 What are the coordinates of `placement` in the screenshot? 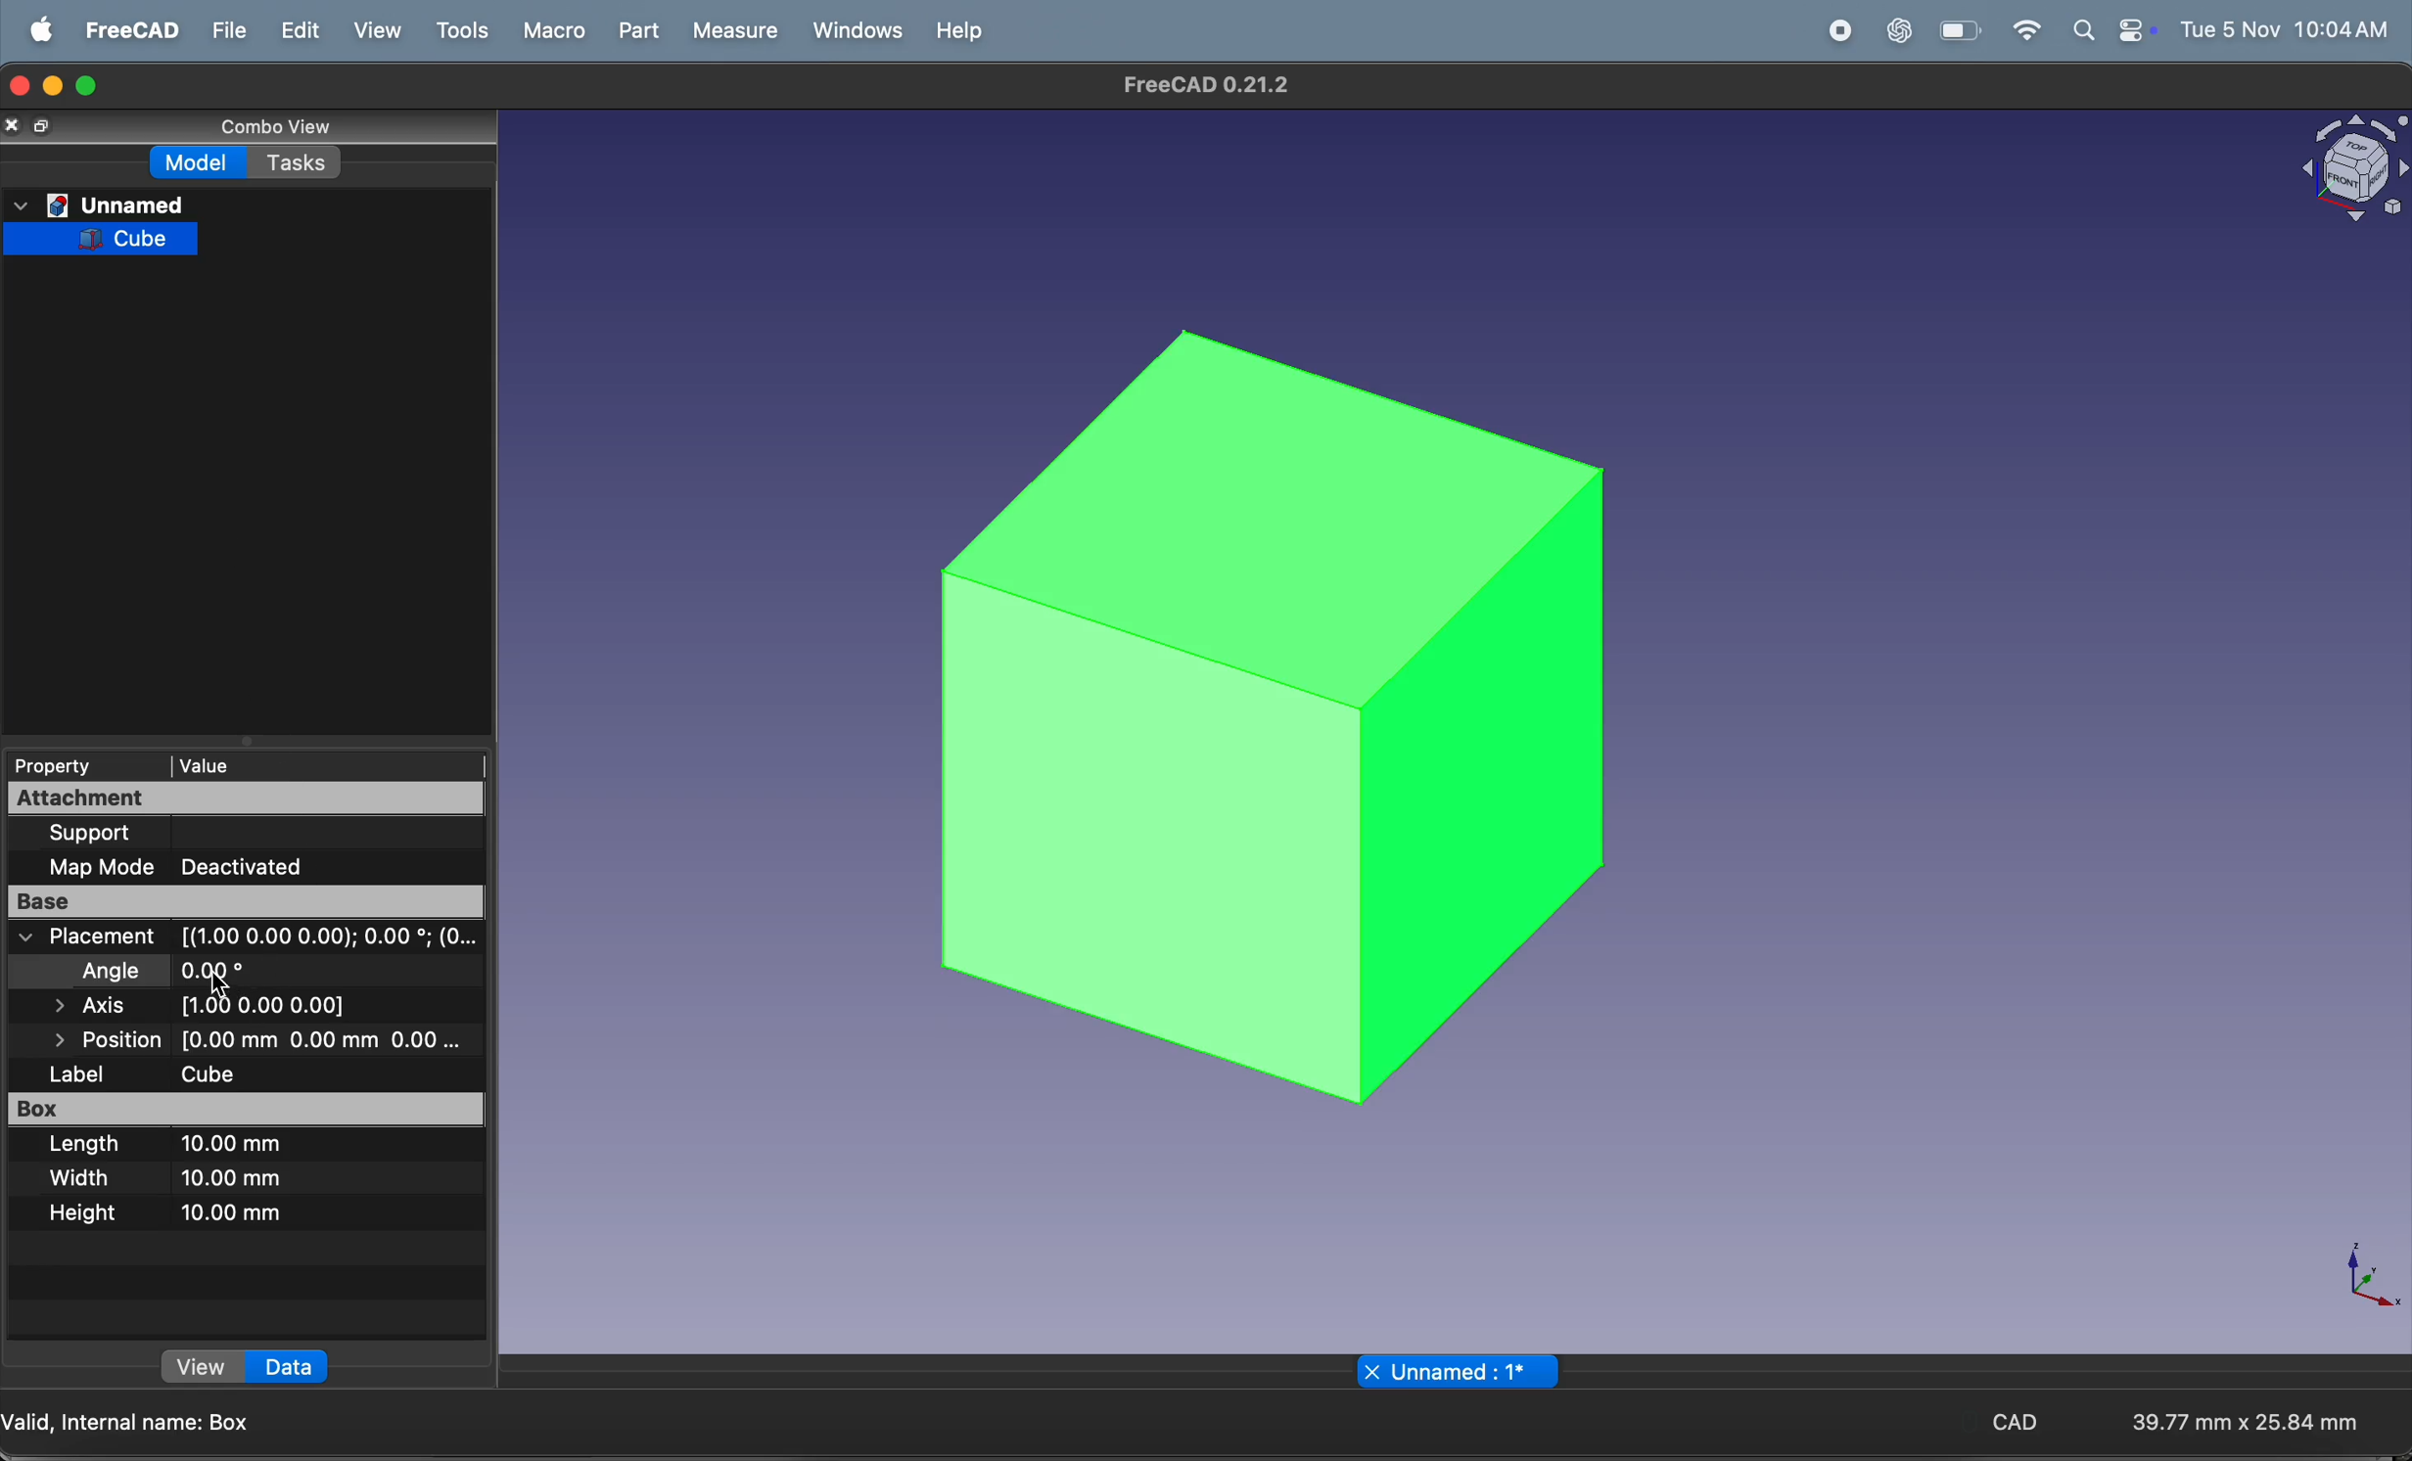 It's located at (86, 938).